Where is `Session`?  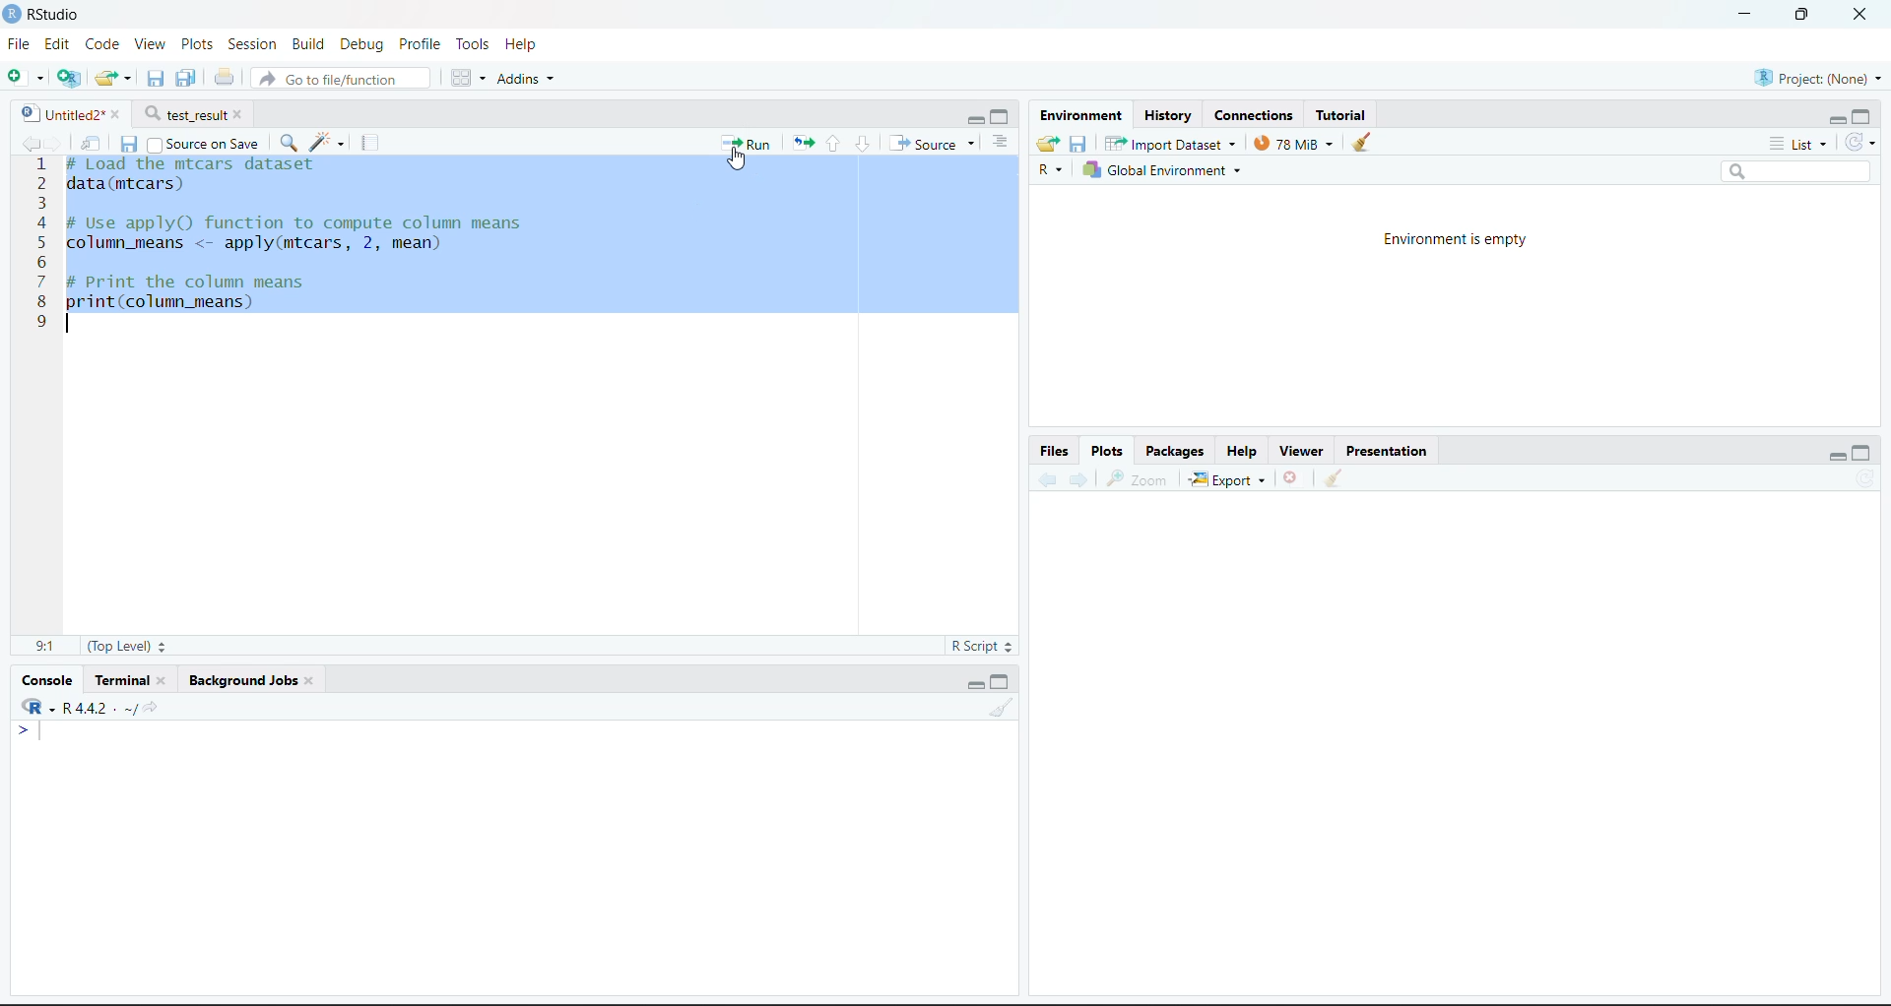 Session is located at coordinates (251, 42).